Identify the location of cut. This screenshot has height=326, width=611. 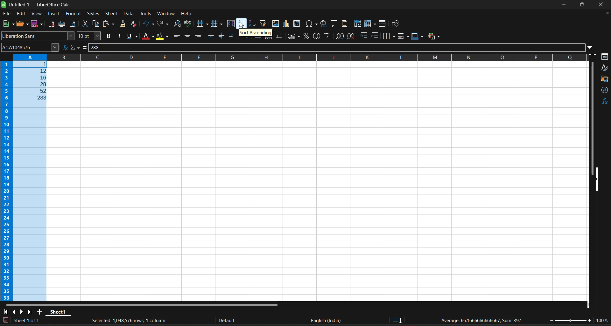
(85, 24).